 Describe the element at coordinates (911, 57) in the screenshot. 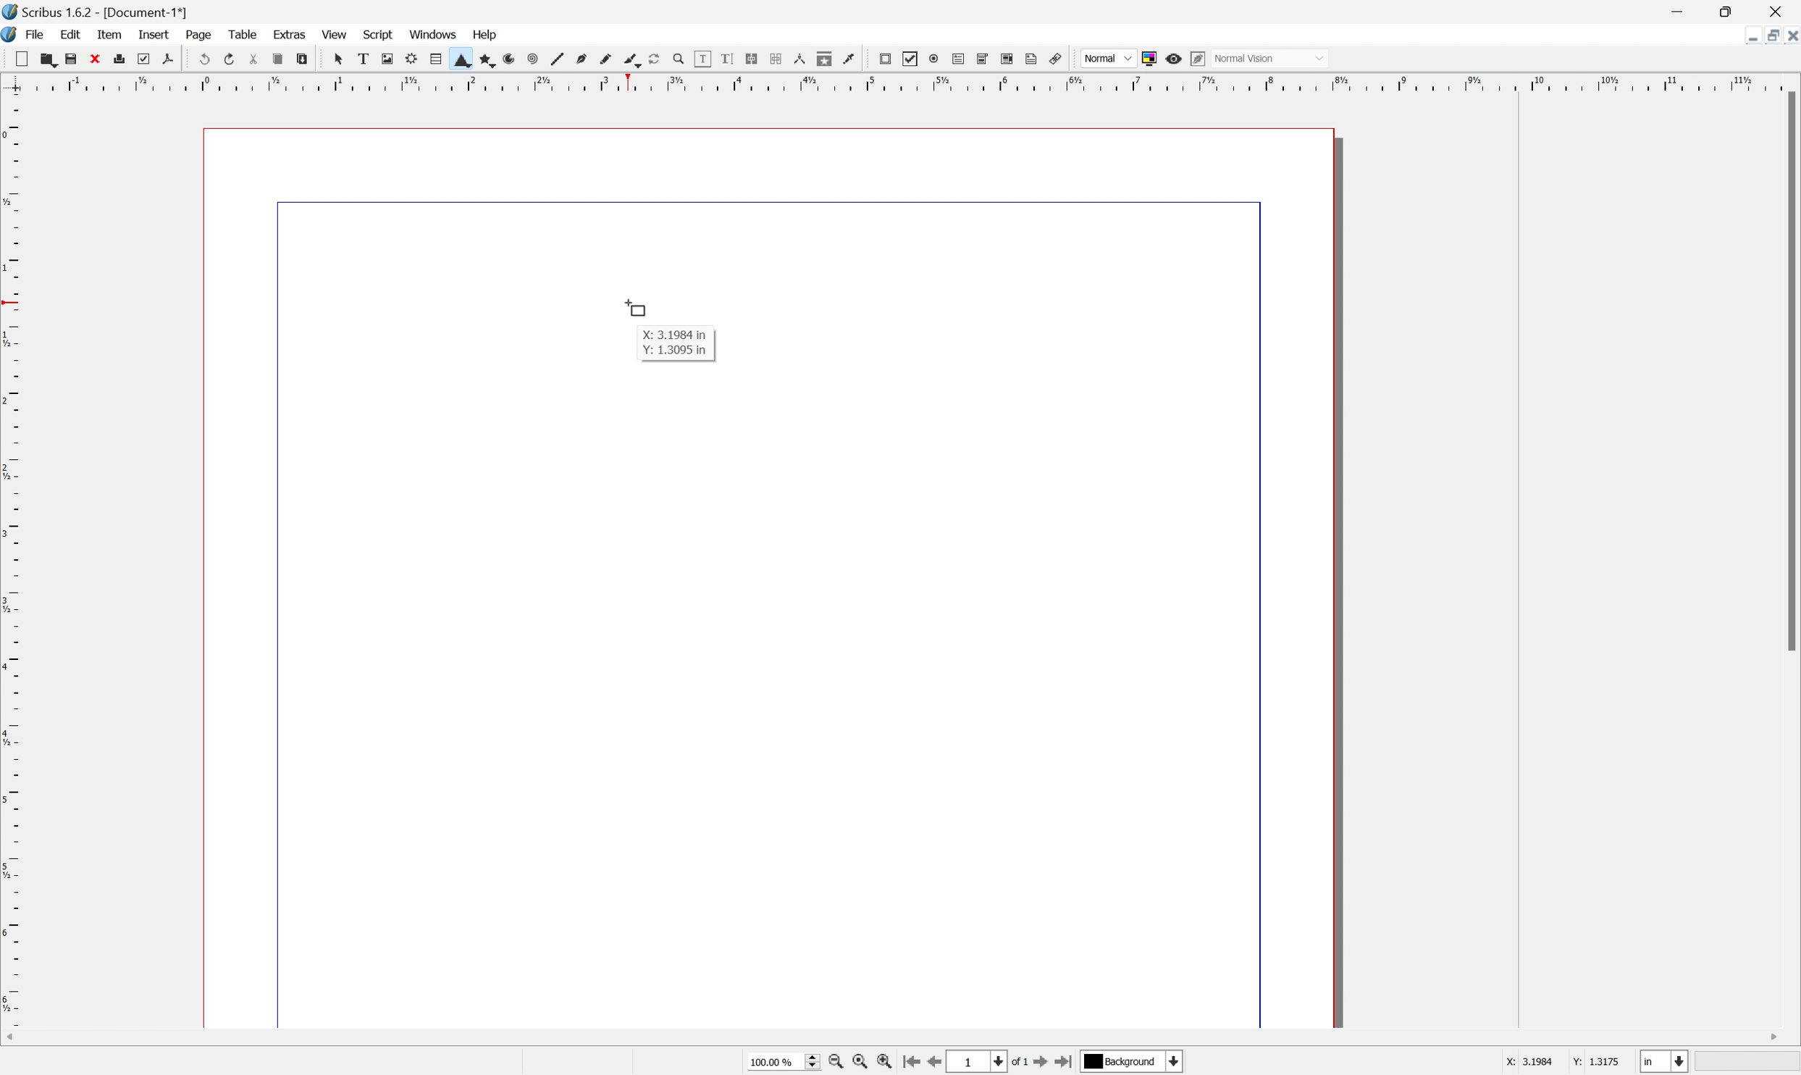

I see `PDF checkbox` at that location.